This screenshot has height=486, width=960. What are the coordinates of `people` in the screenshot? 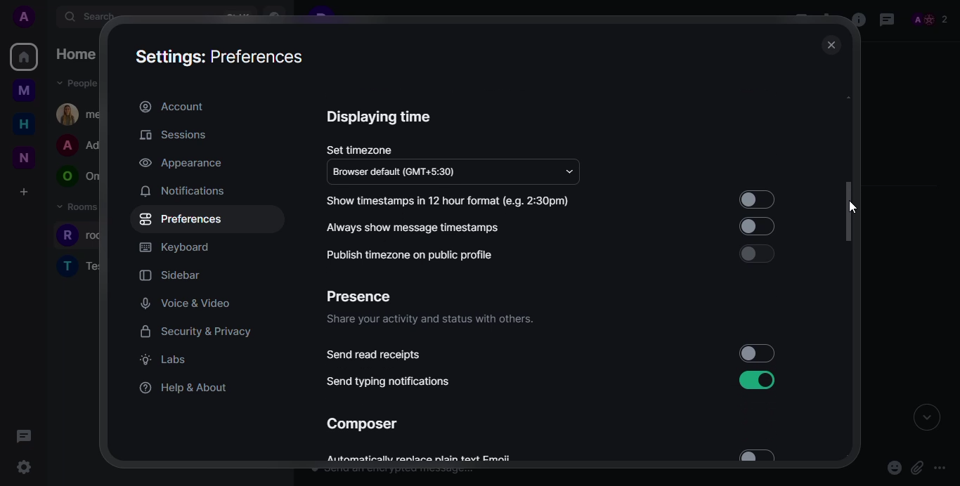 It's located at (929, 18).